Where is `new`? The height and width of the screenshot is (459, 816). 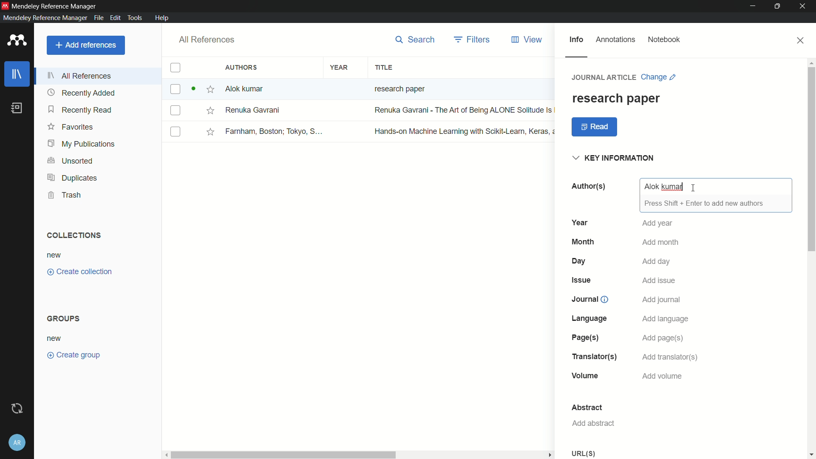
new is located at coordinates (54, 256).